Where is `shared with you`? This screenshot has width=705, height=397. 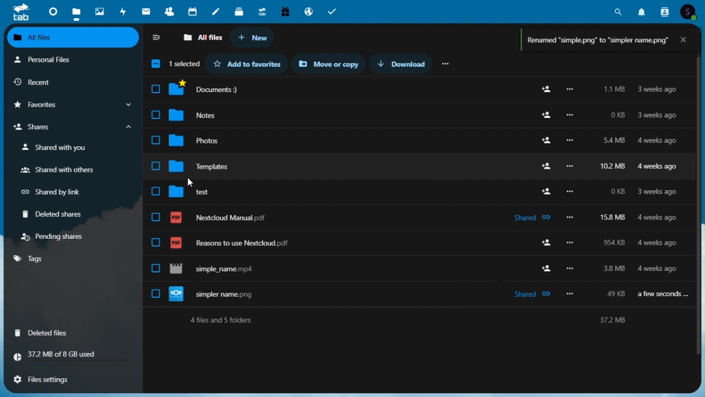
shared with you is located at coordinates (57, 148).